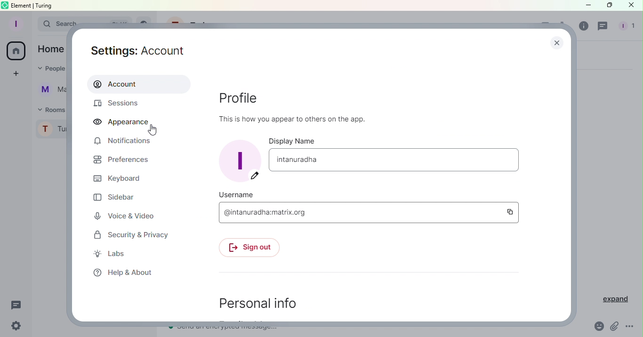 The width and height of the screenshot is (643, 337). Describe the element at coordinates (597, 327) in the screenshot. I see `Emoji` at that location.